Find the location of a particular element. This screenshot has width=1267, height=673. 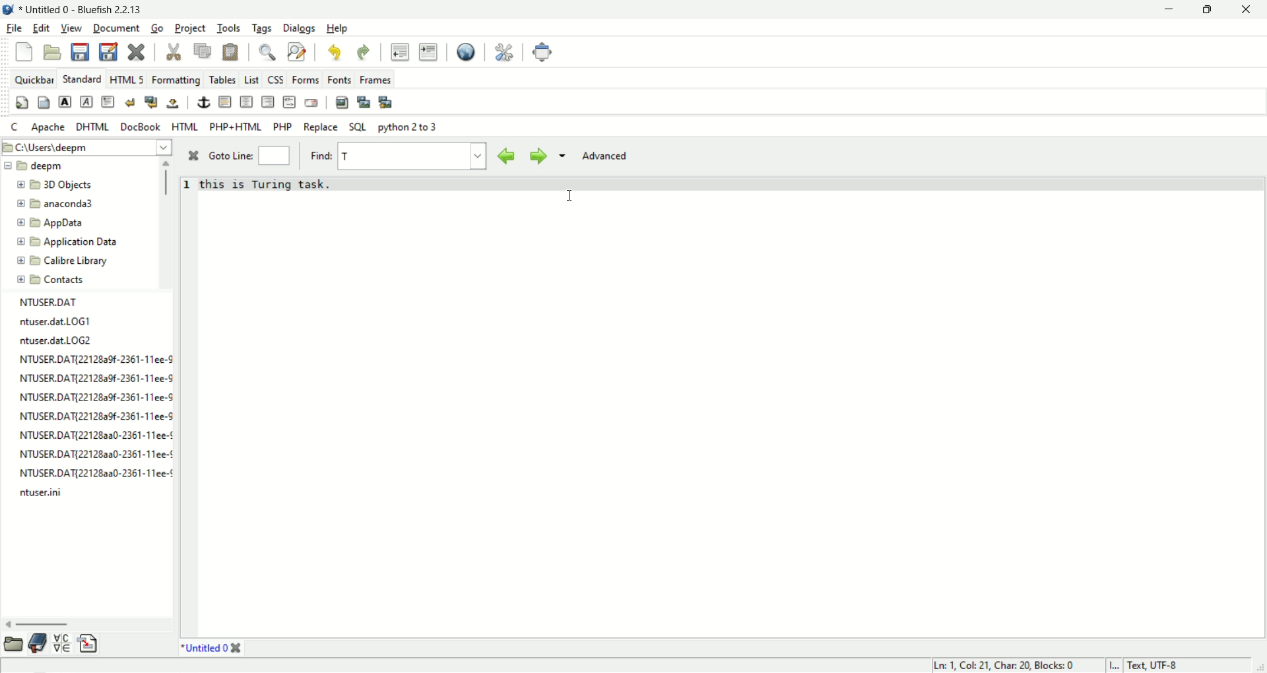

Ln: 1, Col: 21, Char: 20, Blocks: 0 is located at coordinates (1002, 663).